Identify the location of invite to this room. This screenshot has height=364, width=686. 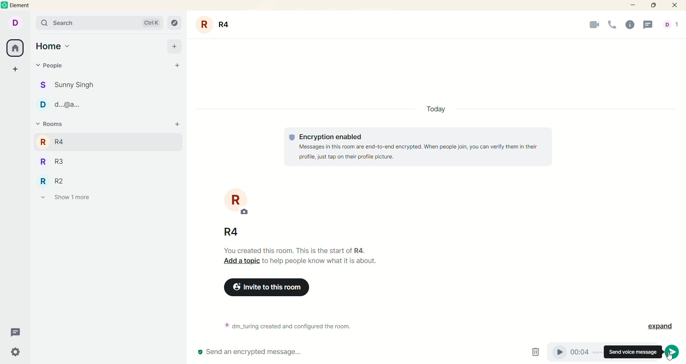
(278, 289).